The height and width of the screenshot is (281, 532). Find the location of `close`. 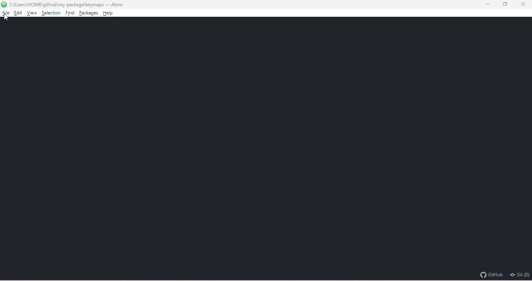

close is located at coordinates (525, 5).